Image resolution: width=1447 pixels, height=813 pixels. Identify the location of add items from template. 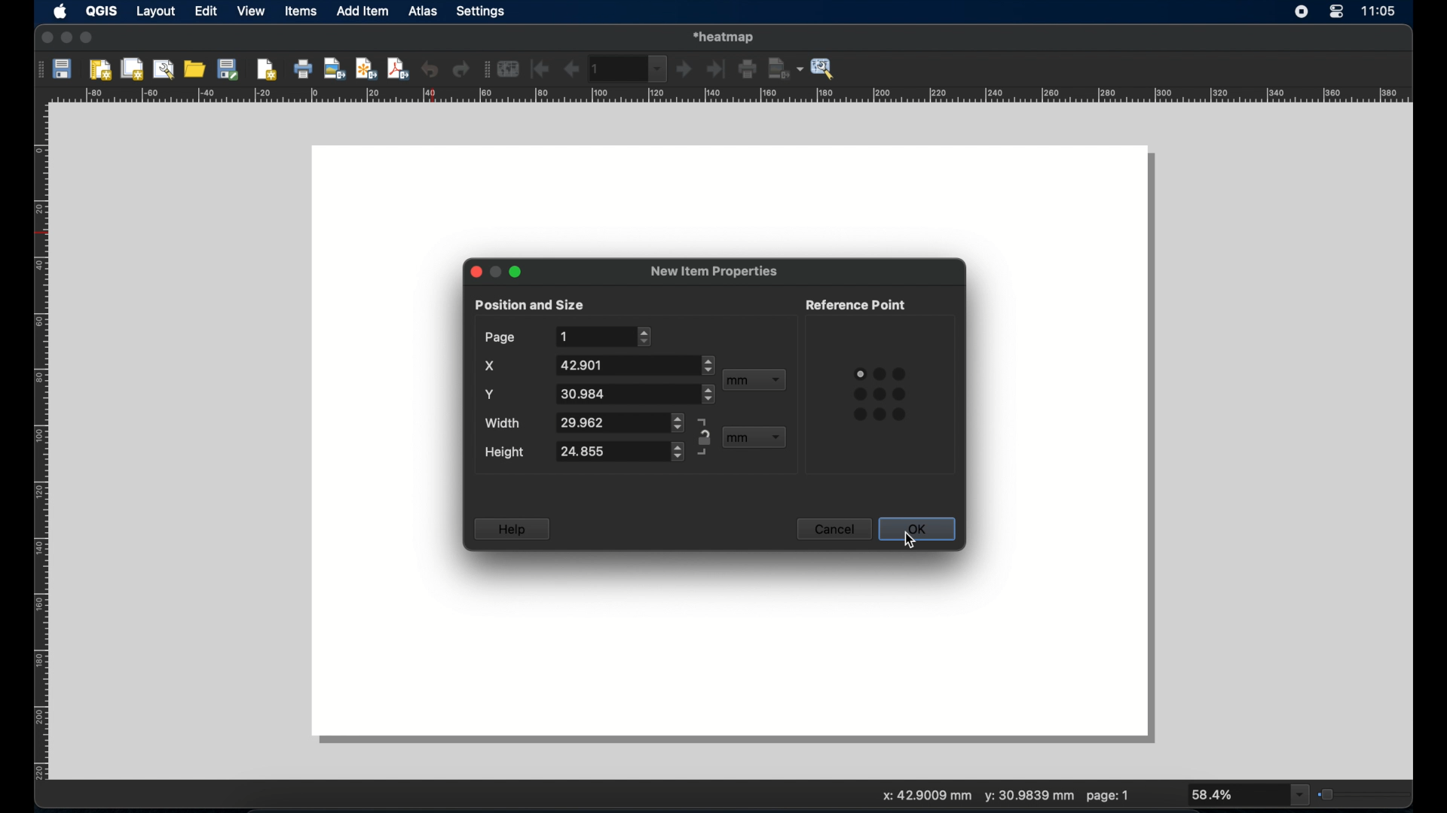
(196, 69).